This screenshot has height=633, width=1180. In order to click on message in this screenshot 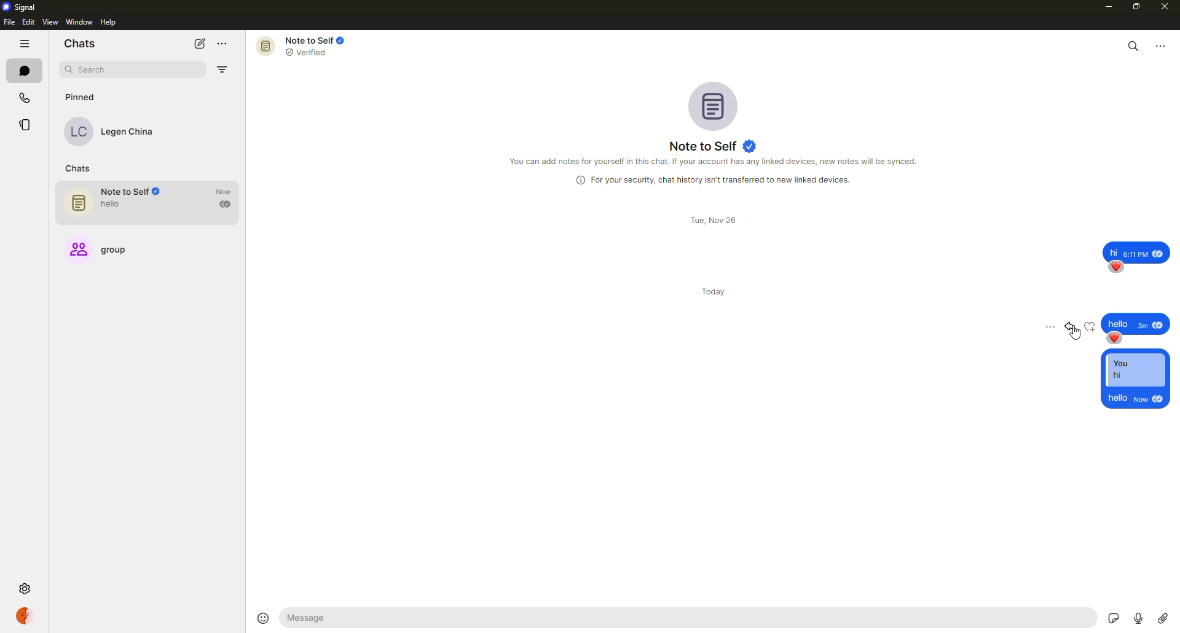, I will do `click(1137, 323)`.